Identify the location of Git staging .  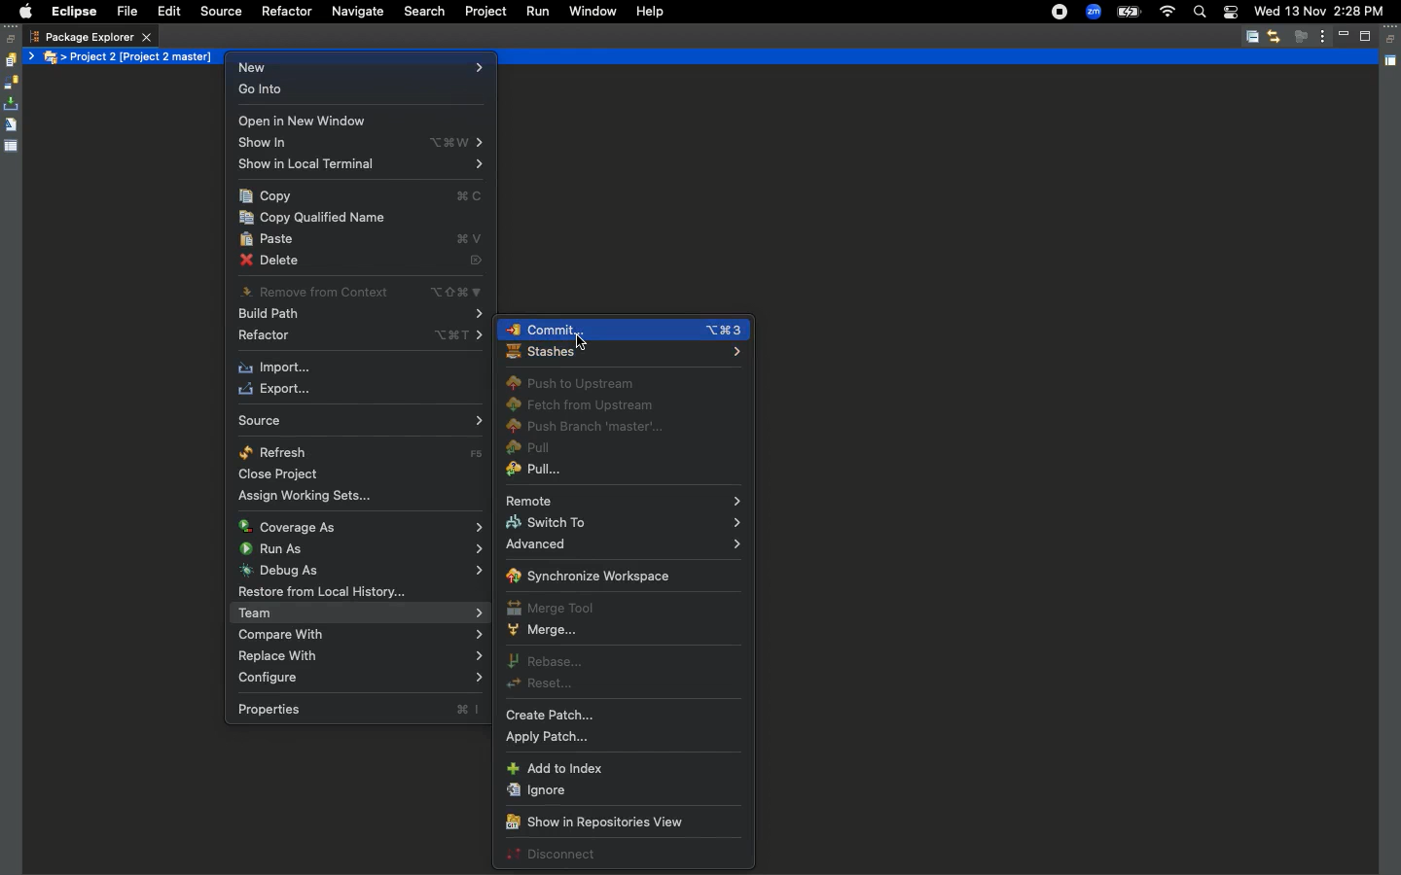
(13, 104).